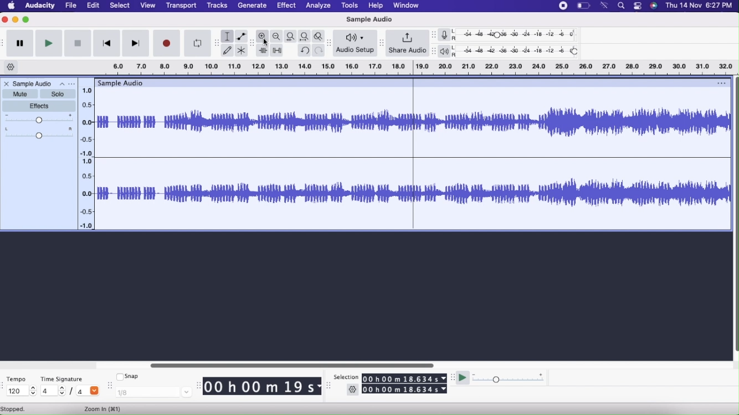 The height and width of the screenshot is (415, 739). Describe the element at coordinates (290, 36) in the screenshot. I see `Fit selection to width` at that location.